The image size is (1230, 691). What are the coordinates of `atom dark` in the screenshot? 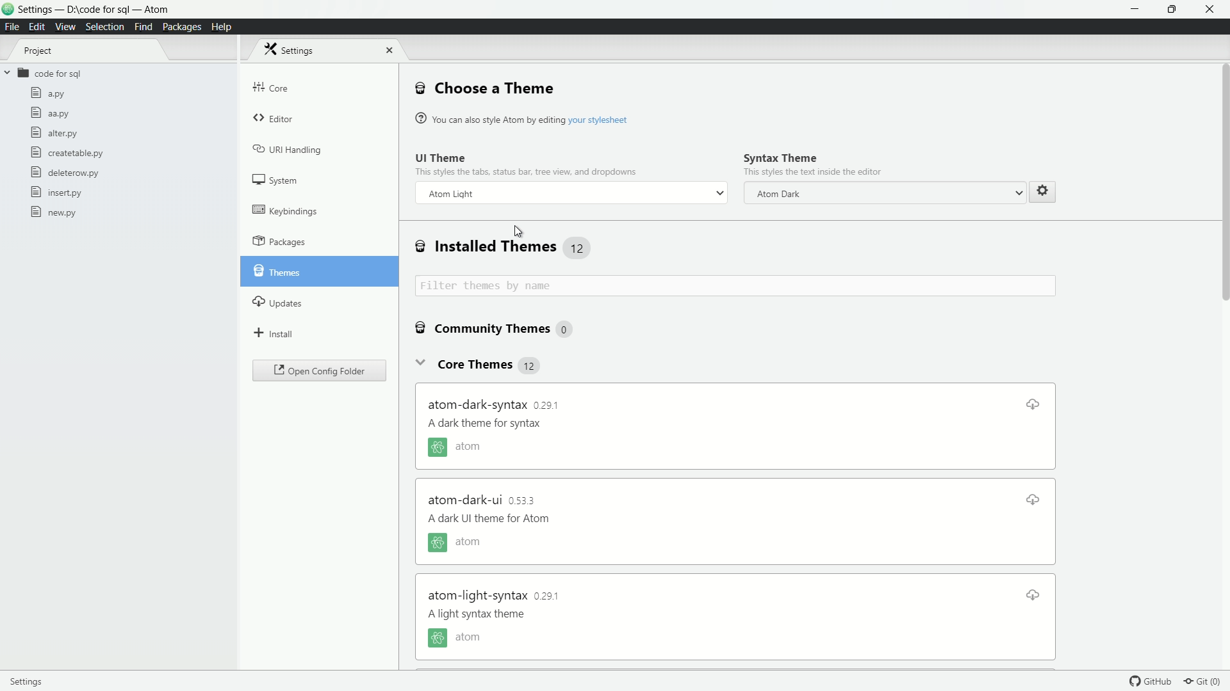 It's located at (452, 193).